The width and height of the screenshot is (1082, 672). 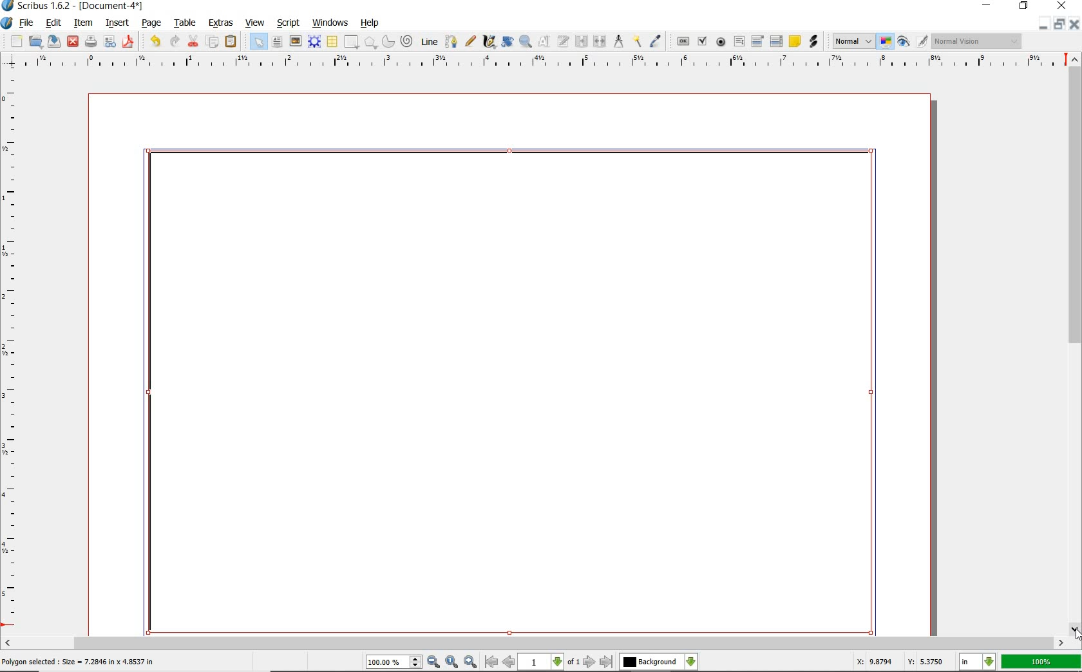 I want to click on page, so click(x=153, y=24).